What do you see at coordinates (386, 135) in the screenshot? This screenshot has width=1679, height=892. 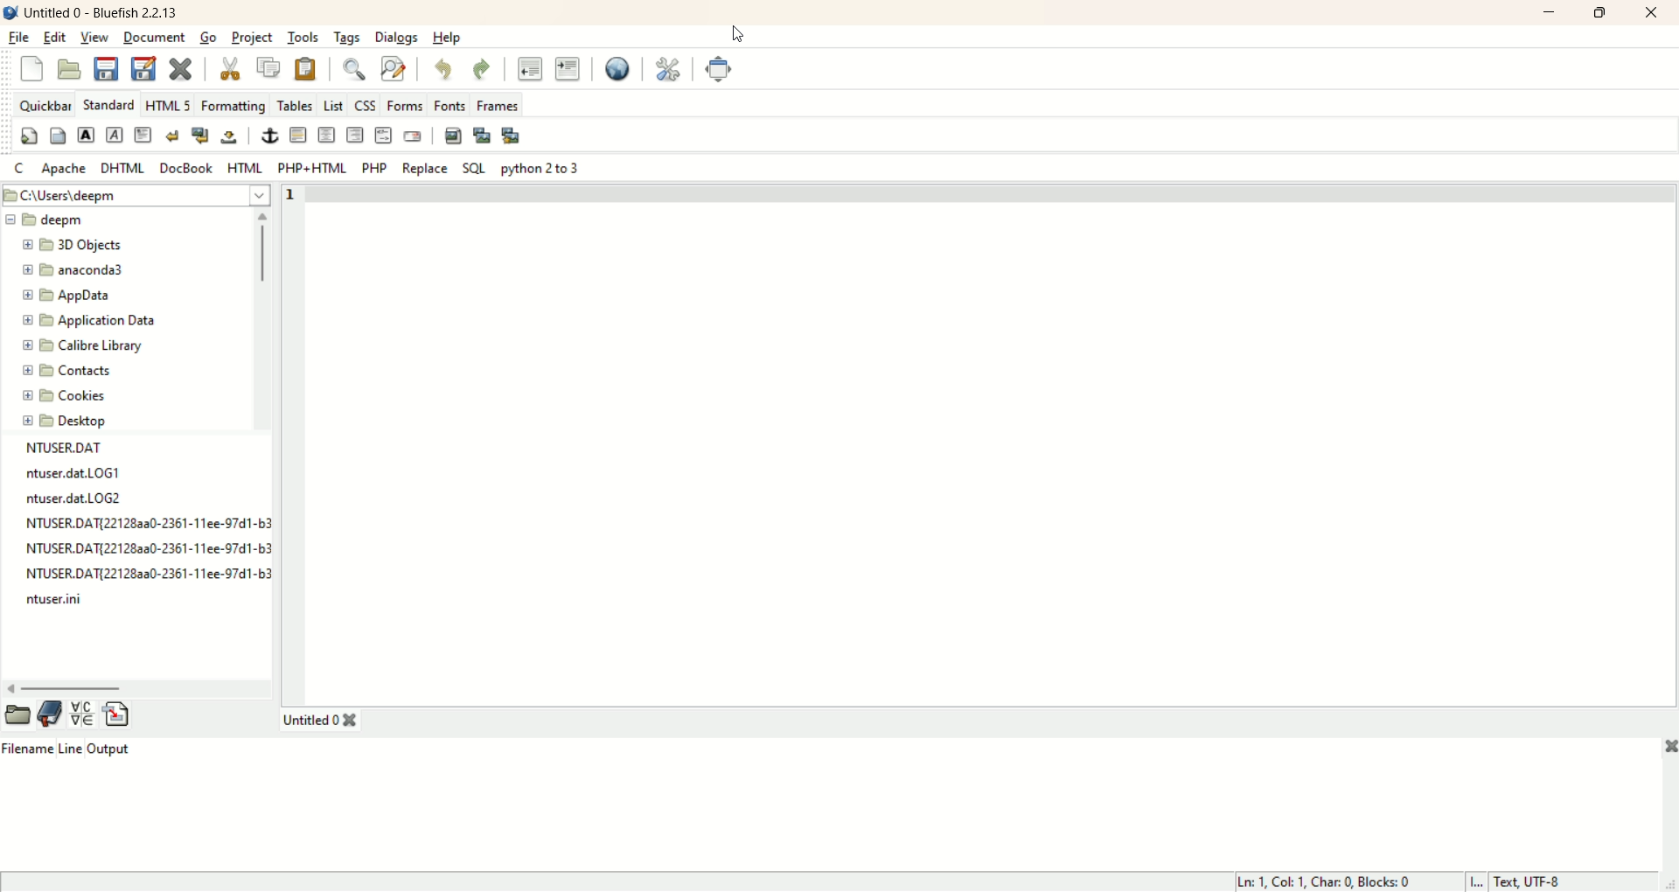 I see `HTML comment` at bounding box center [386, 135].